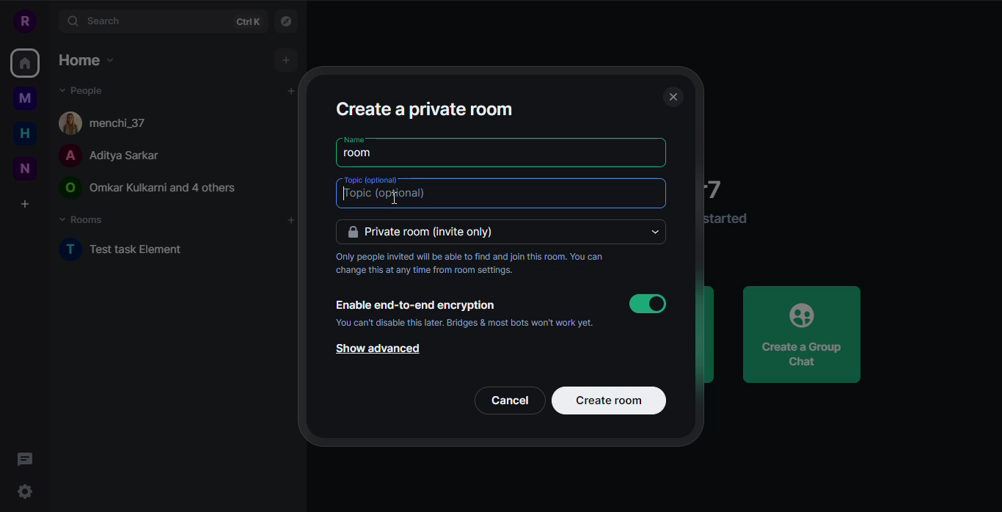 Image resolution: width=1002 pixels, height=512 pixels. Describe the element at coordinates (610, 400) in the screenshot. I see `create room` at that location.